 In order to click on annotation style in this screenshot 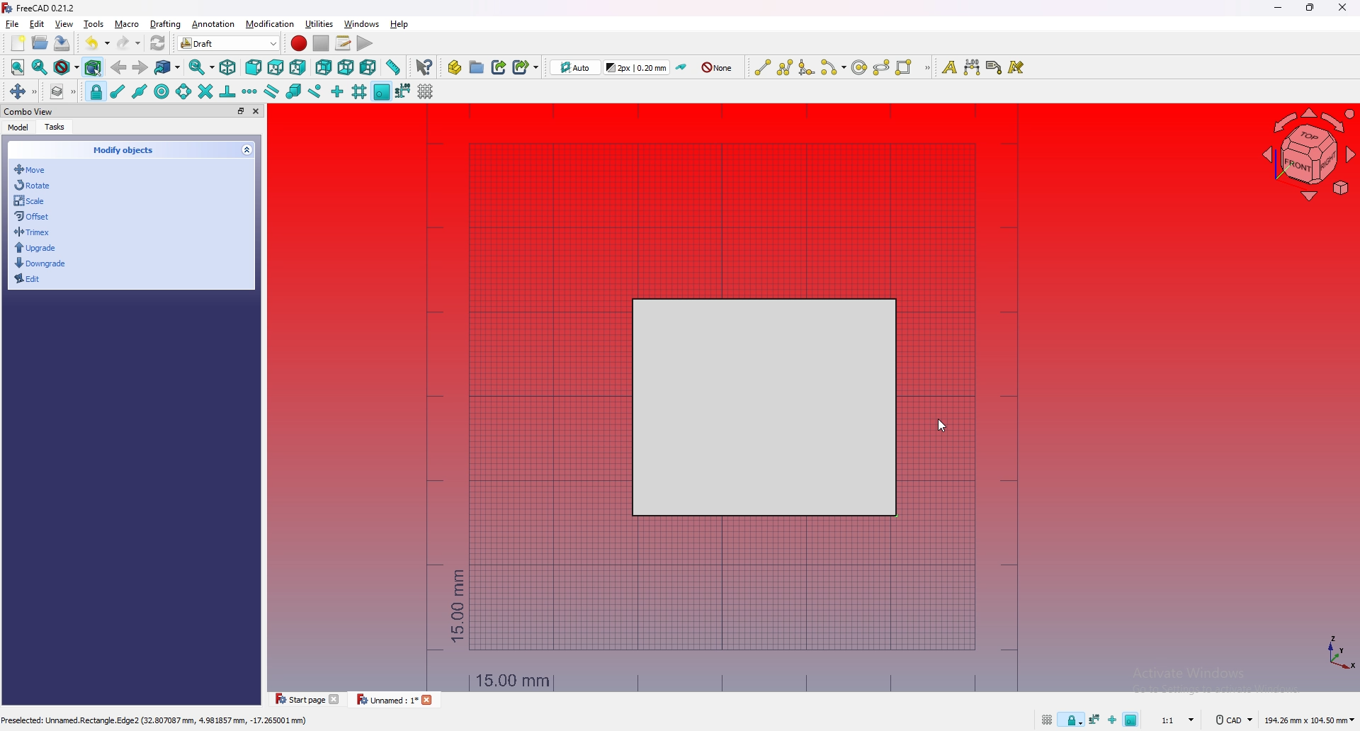, I will do `click(1017, 67)`.